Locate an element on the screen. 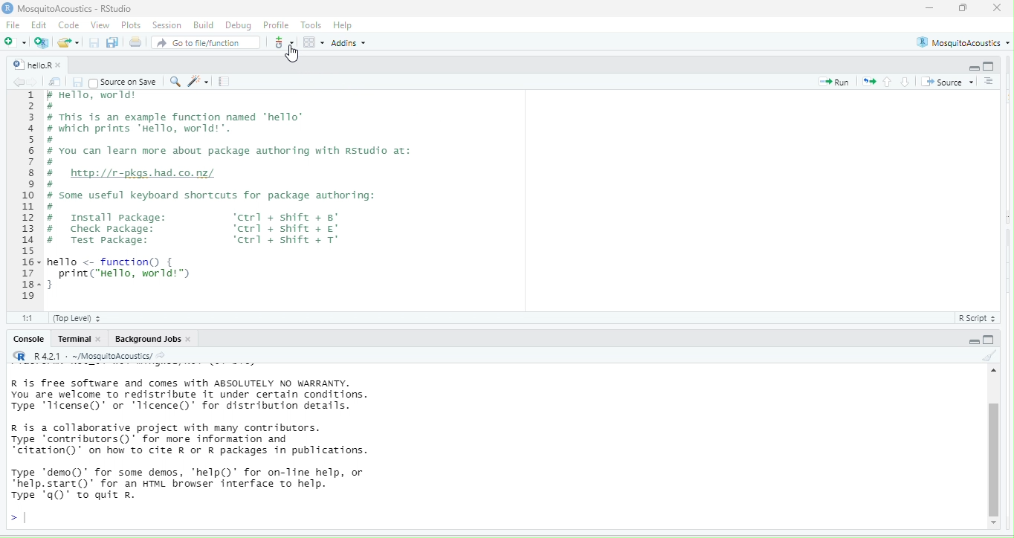 Image resolution: width=1014 pixels, height=538 pixels. r Hello, worid®
#
# This is an example function named "hello"
# which prints "Hello, world! ".
#
# You can learn more about package authoring with Rstudio at:
#
#  http://r-pkgs.had.co.nz/
#
# some useful keyboard shortcuts for package authoring:
#
# Install package: ‘ctrl + shift + 8°
# Check package: ‘ctrl + shift +
# Test package: ‘ctrl + shift + T°
hello <- function {
print("Hello, world!™)
} is located at coordinates (258, 192).